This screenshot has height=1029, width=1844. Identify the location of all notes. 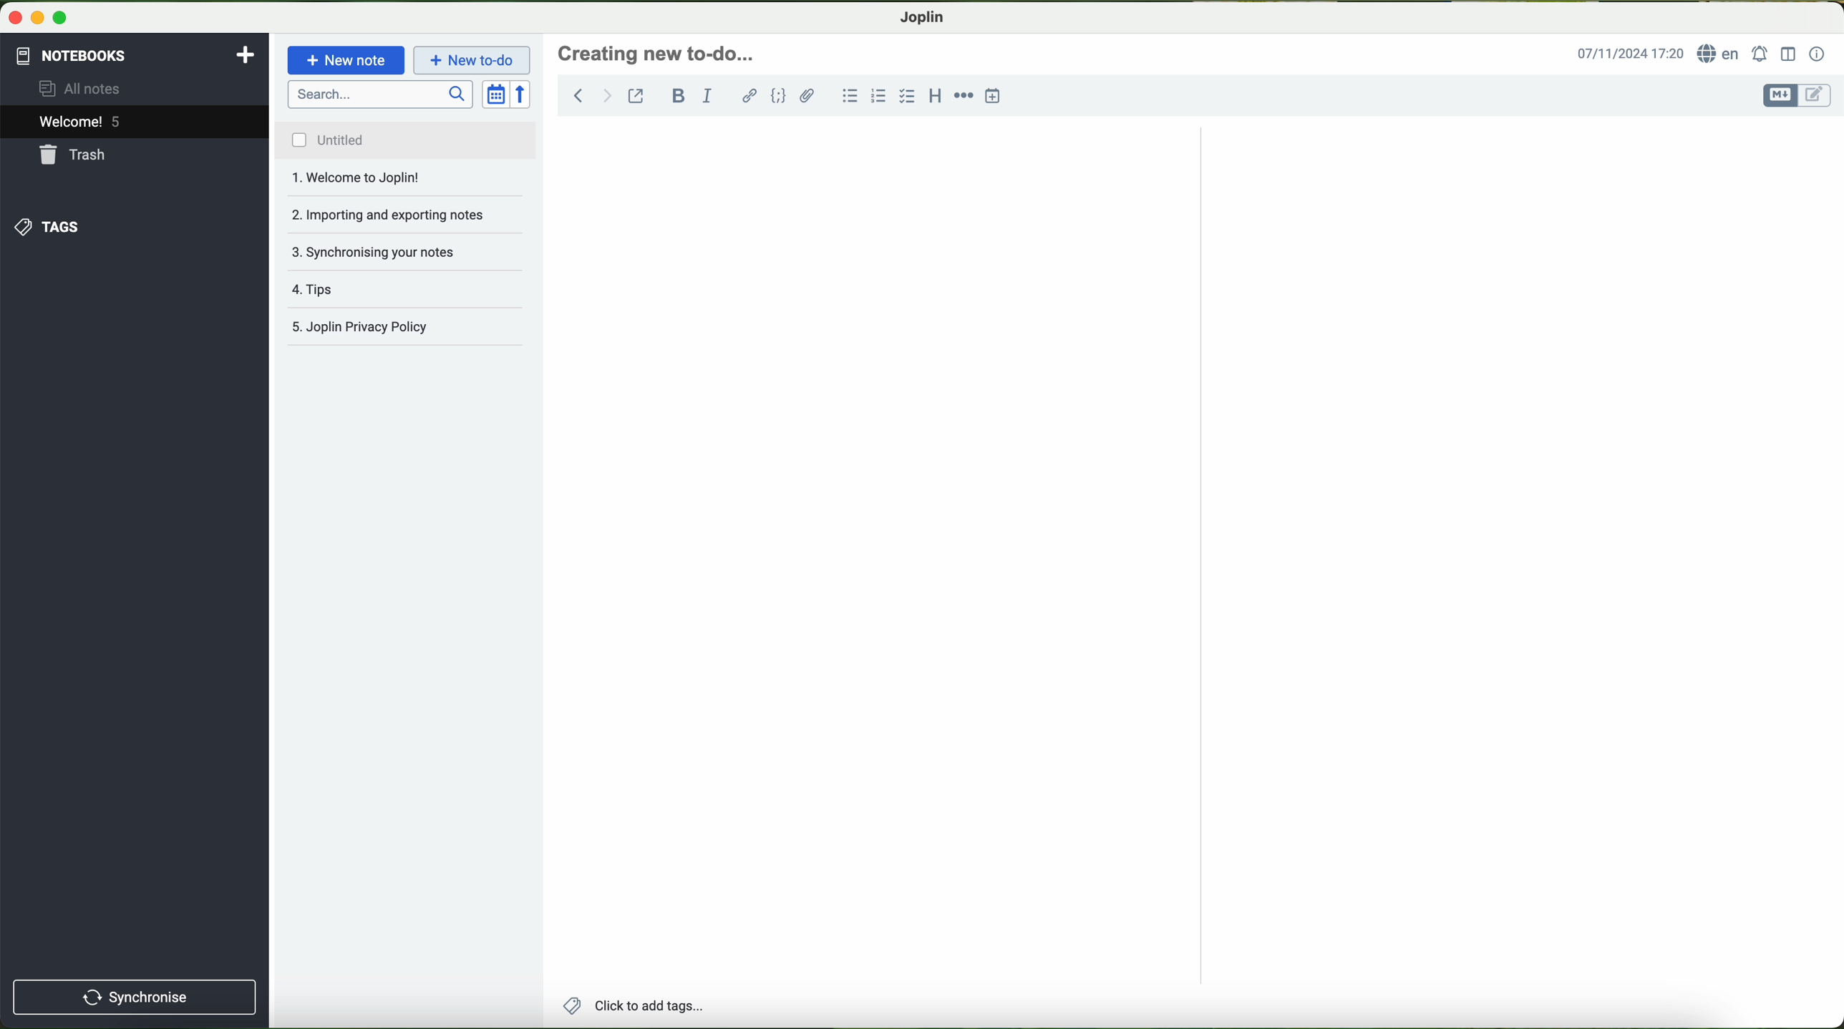
(84, 89).